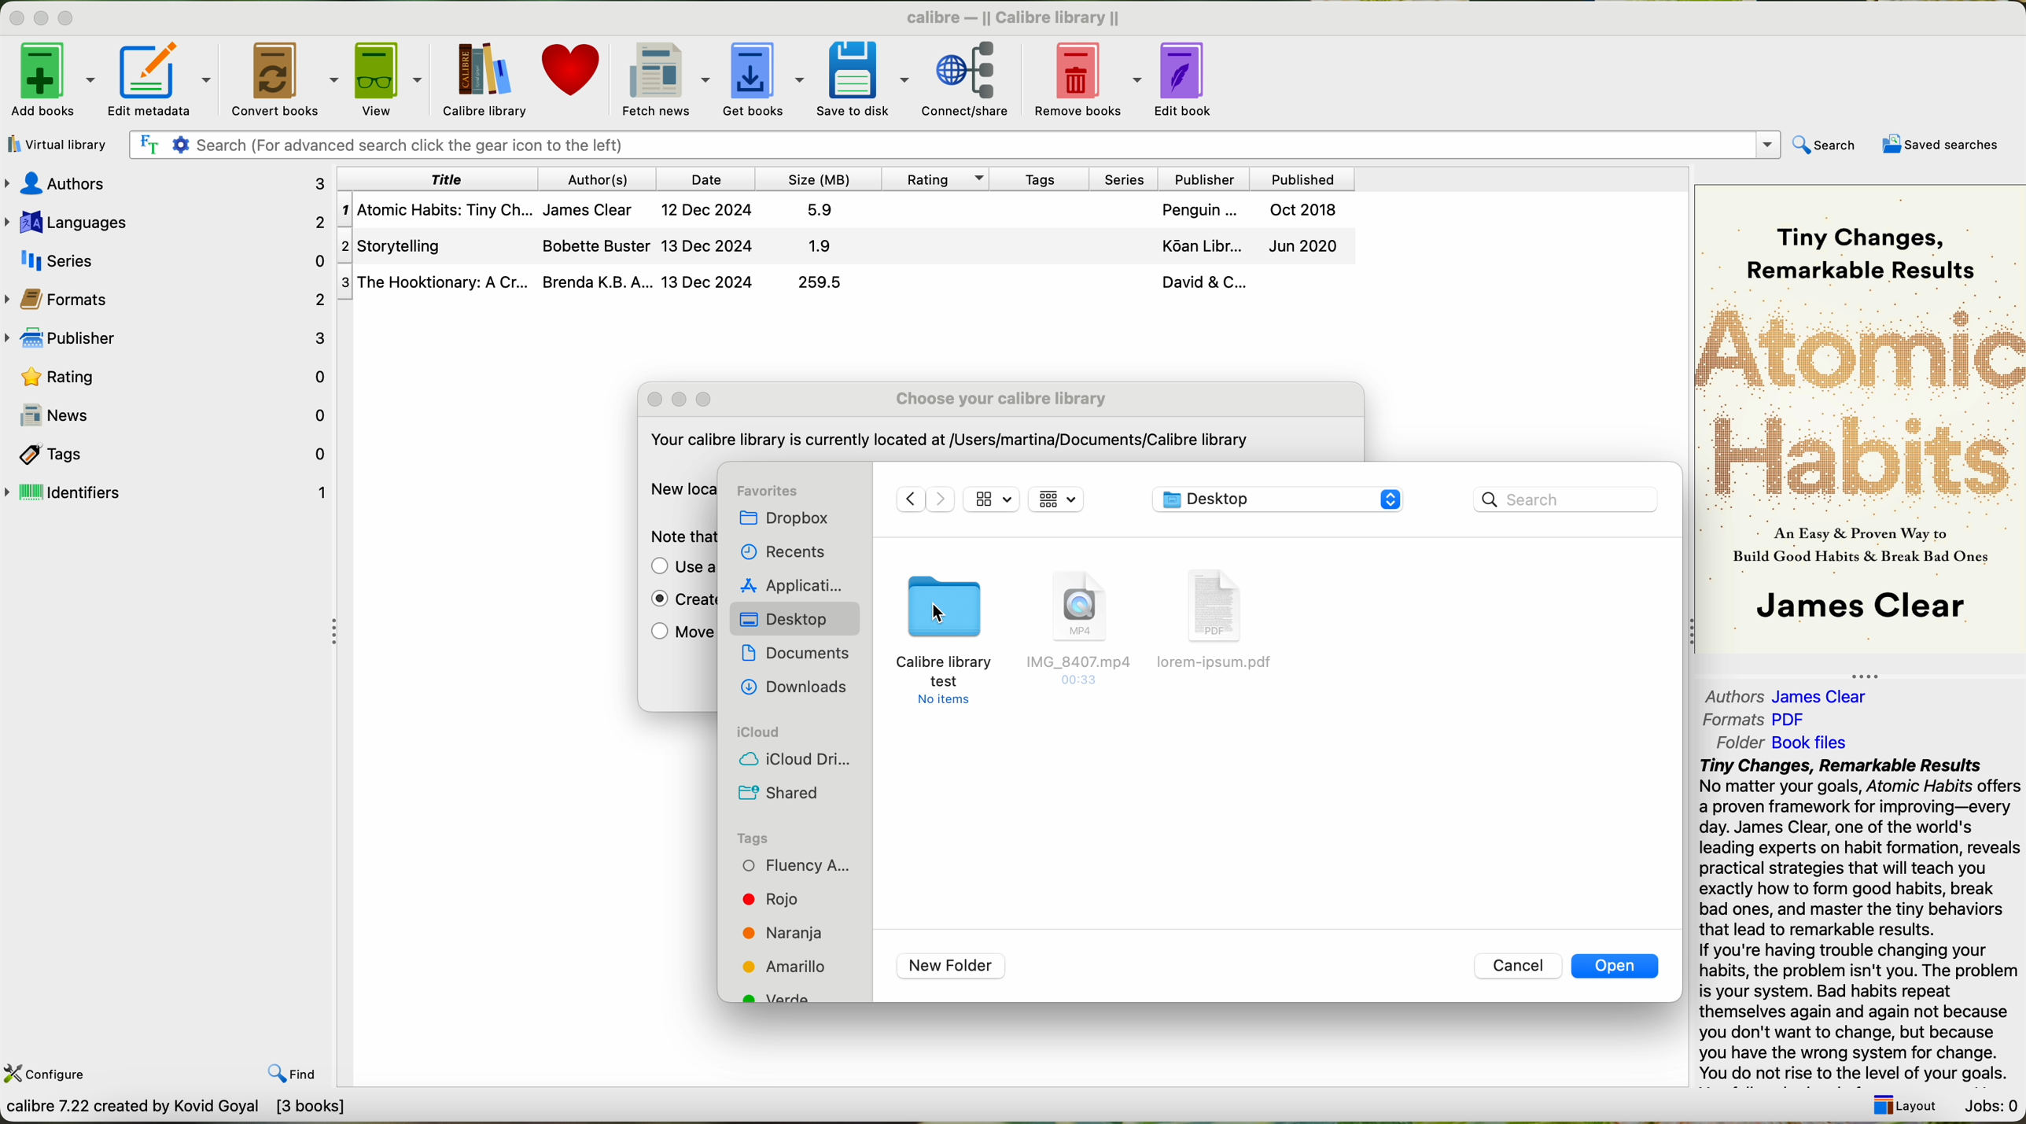  I want to click on maximize program, so click(76, 19).